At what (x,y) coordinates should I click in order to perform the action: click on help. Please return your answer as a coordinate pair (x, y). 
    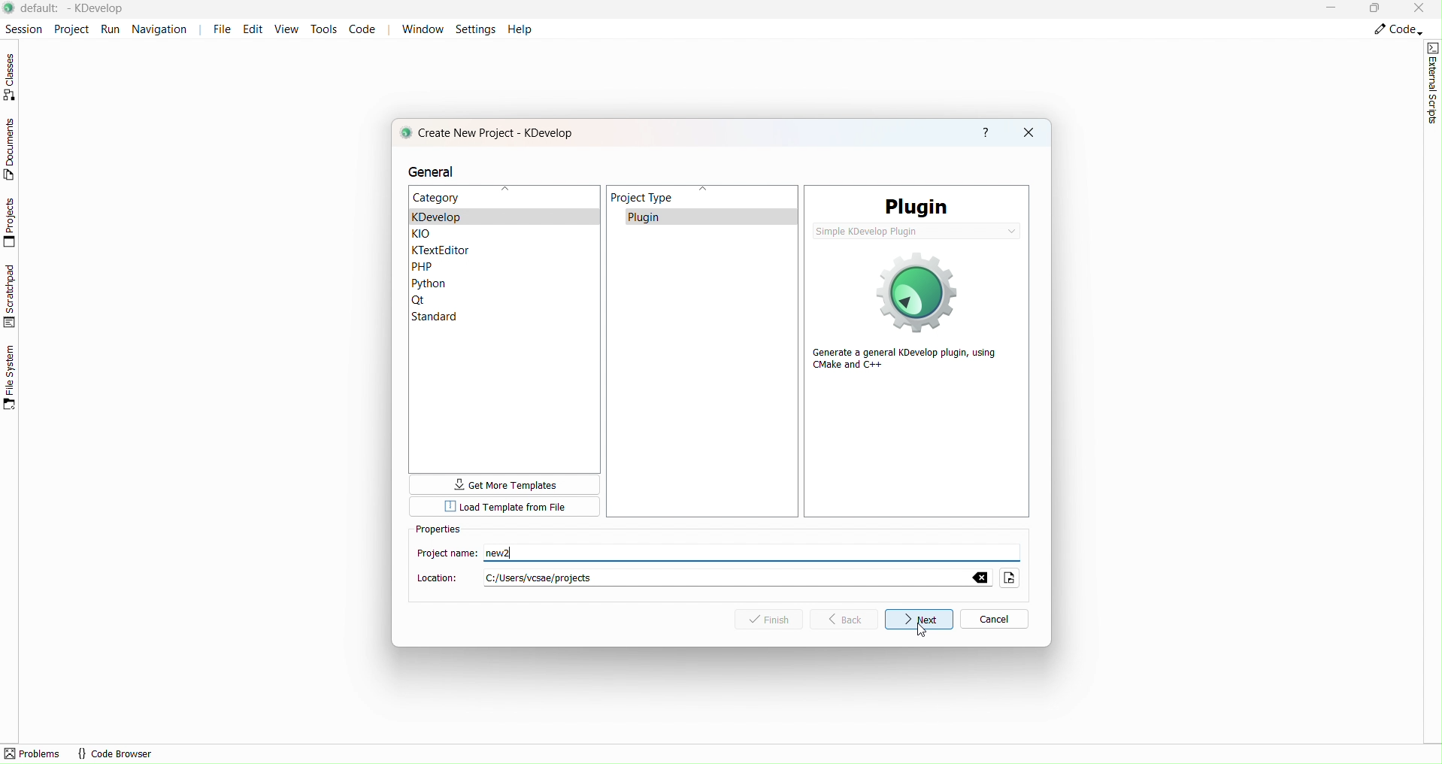
    Looking at the image, I should click on (986, 134).